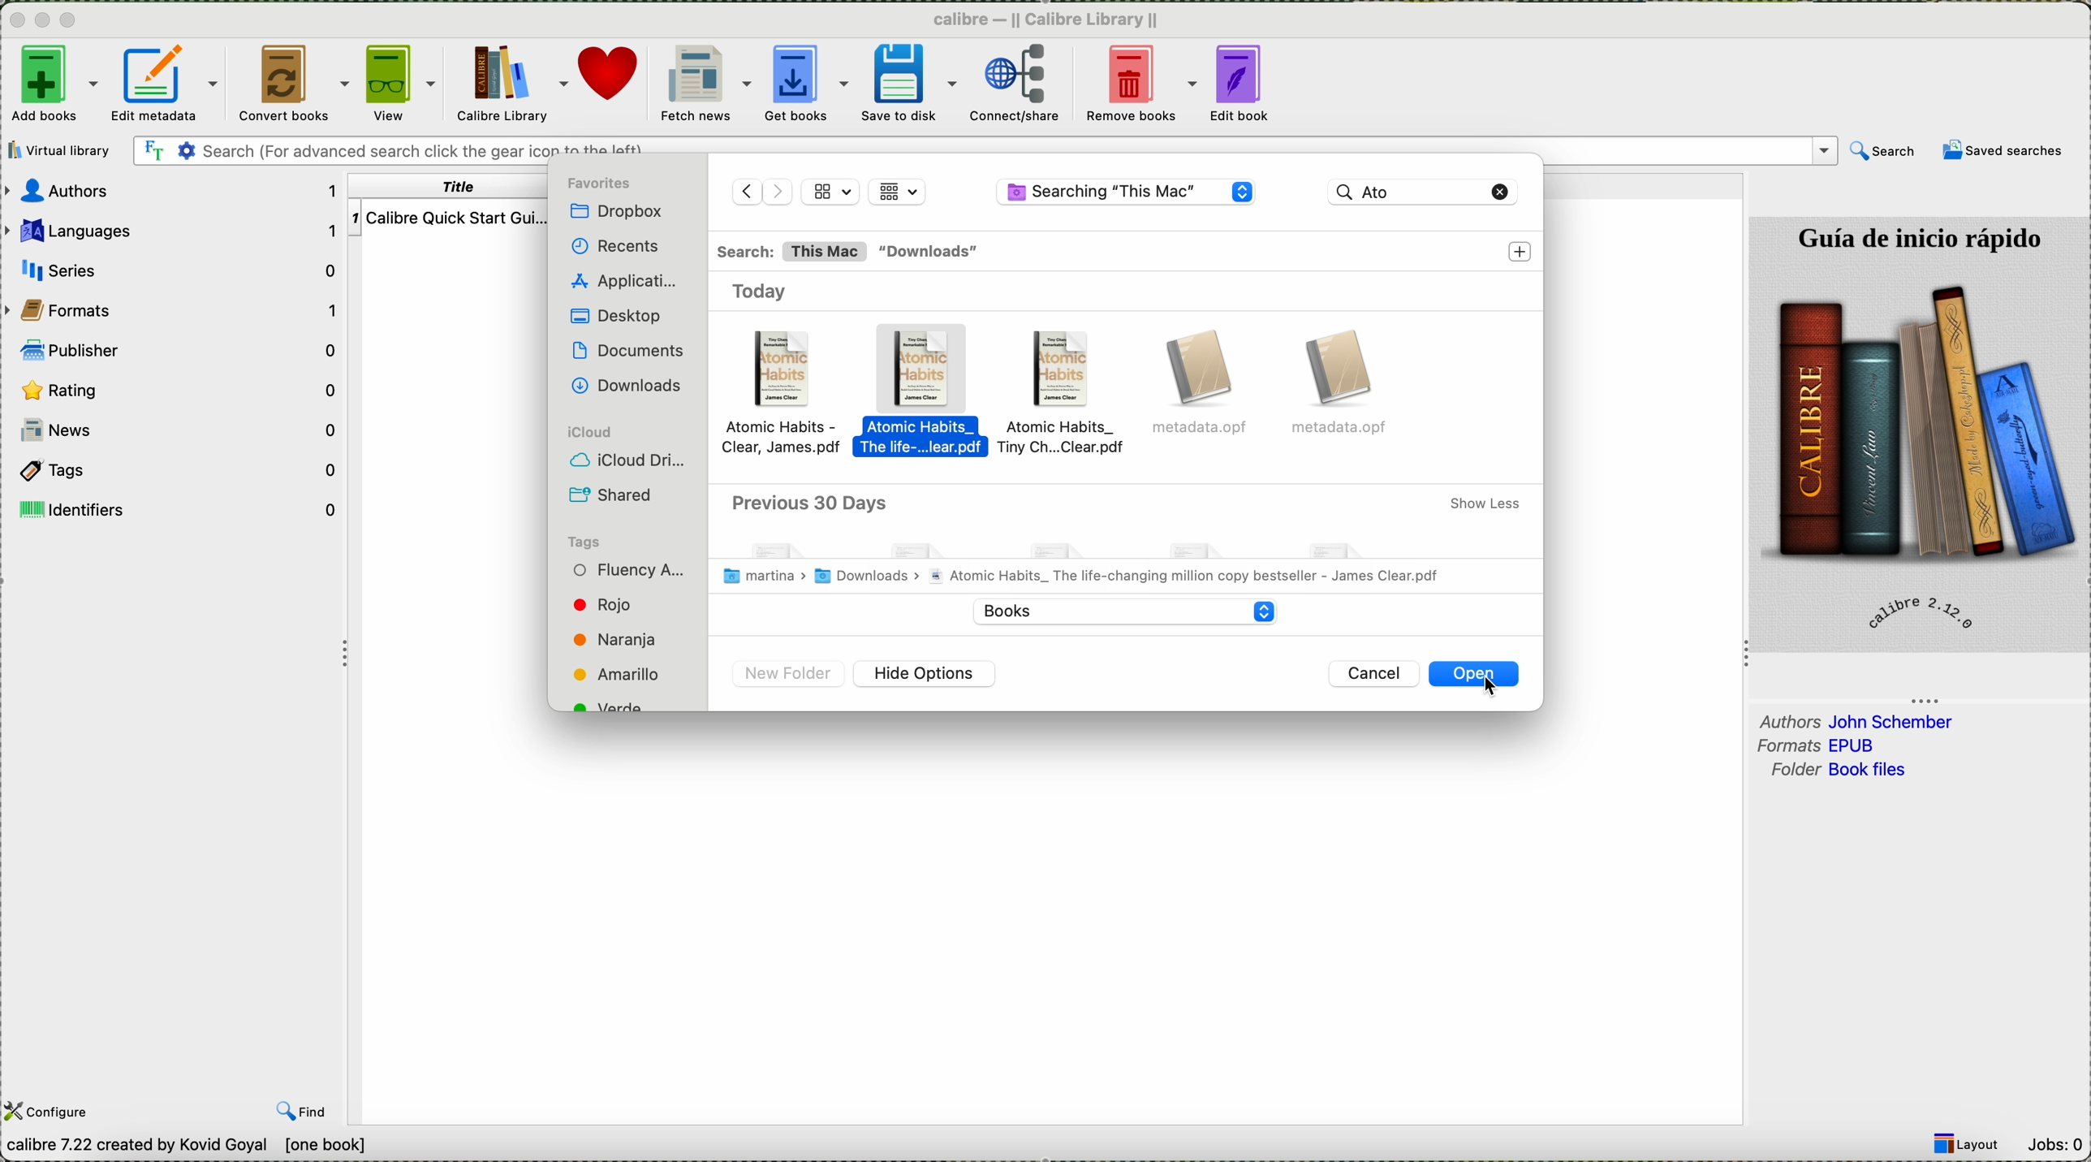 This screenshot has width=2091, height=1162. I want to click on close program, so click(15, 20).